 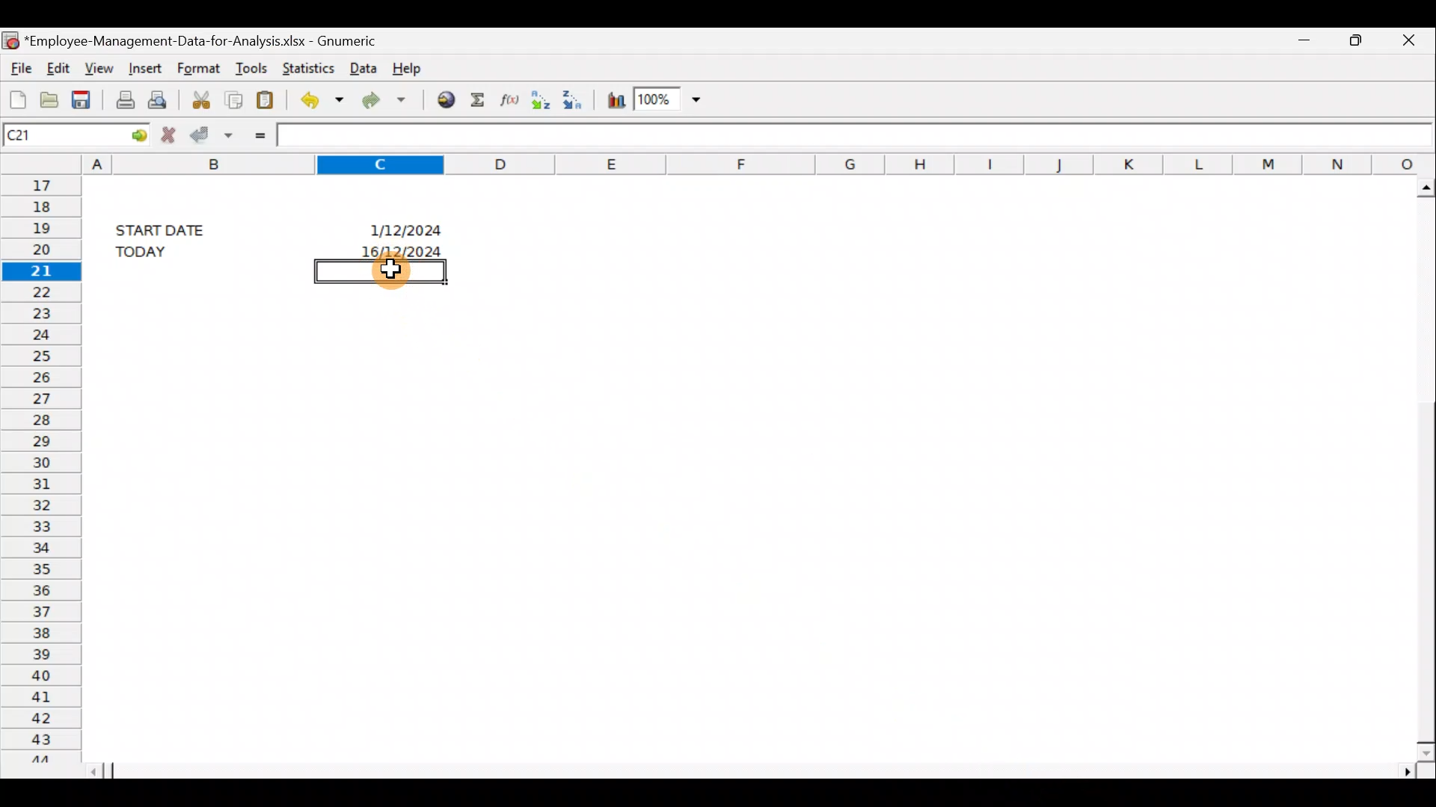 What do you see at coordinates (214, 134) in the screenshot?
I see `Accept change` at bounding box center [214, 134].